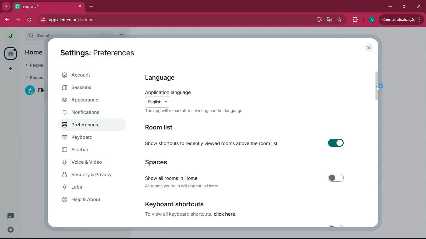 This screenshot has width=426, height=239. Describe the element at coordinates (165, 76) in the screenshot. I see `language` at that location.